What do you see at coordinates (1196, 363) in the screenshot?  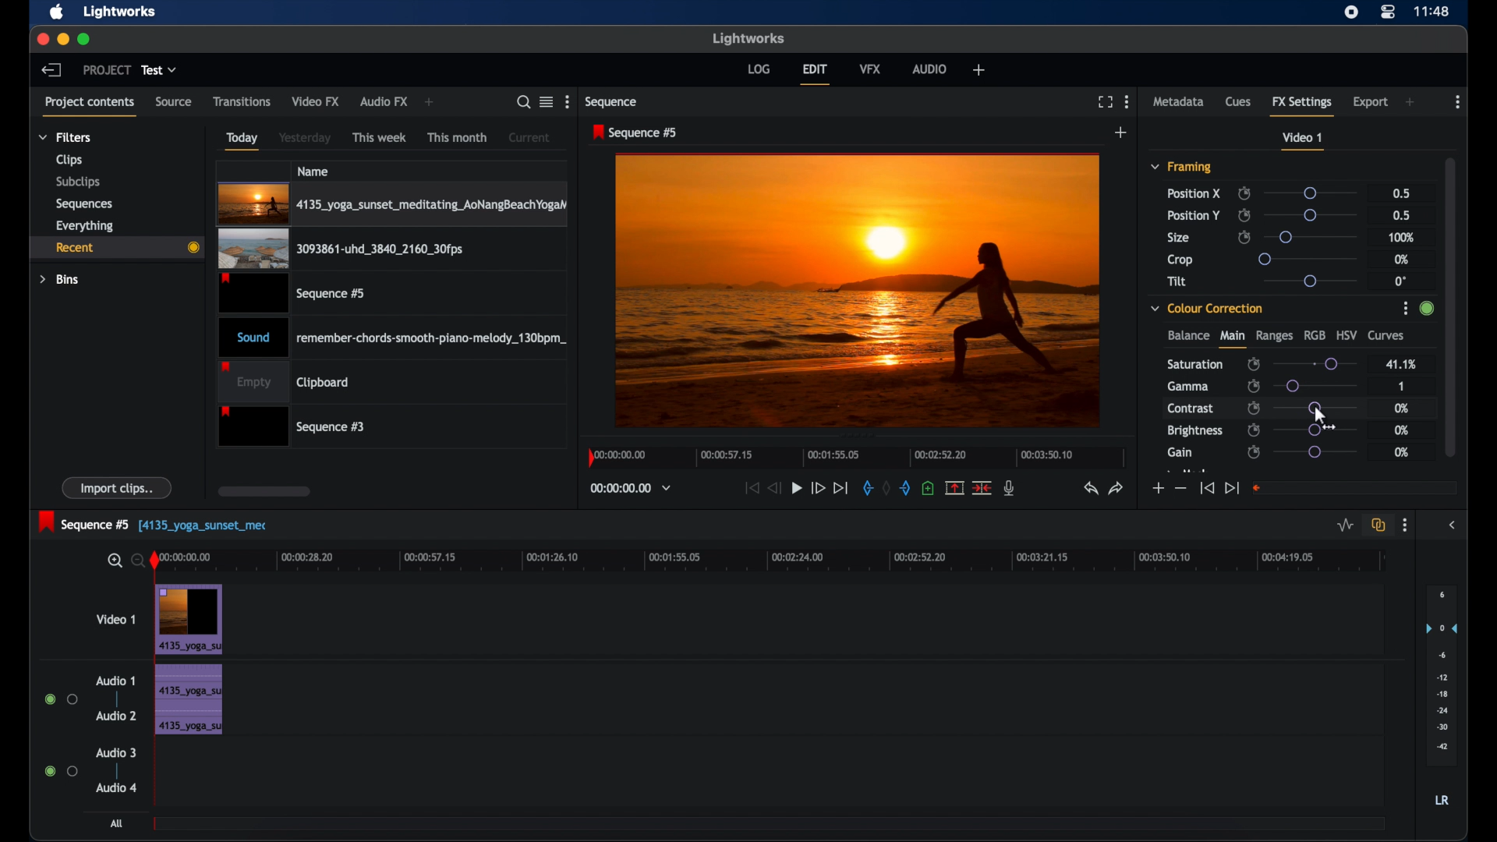 I see `saturation` at bounding box center [1196, 363].